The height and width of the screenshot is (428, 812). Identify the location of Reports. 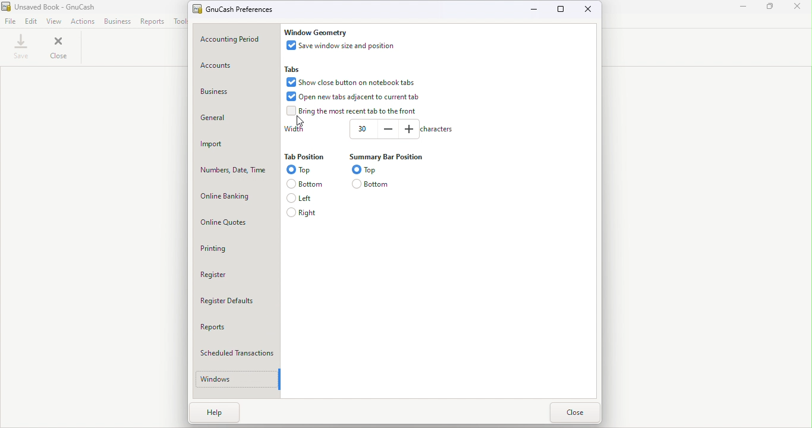
(153, 21).